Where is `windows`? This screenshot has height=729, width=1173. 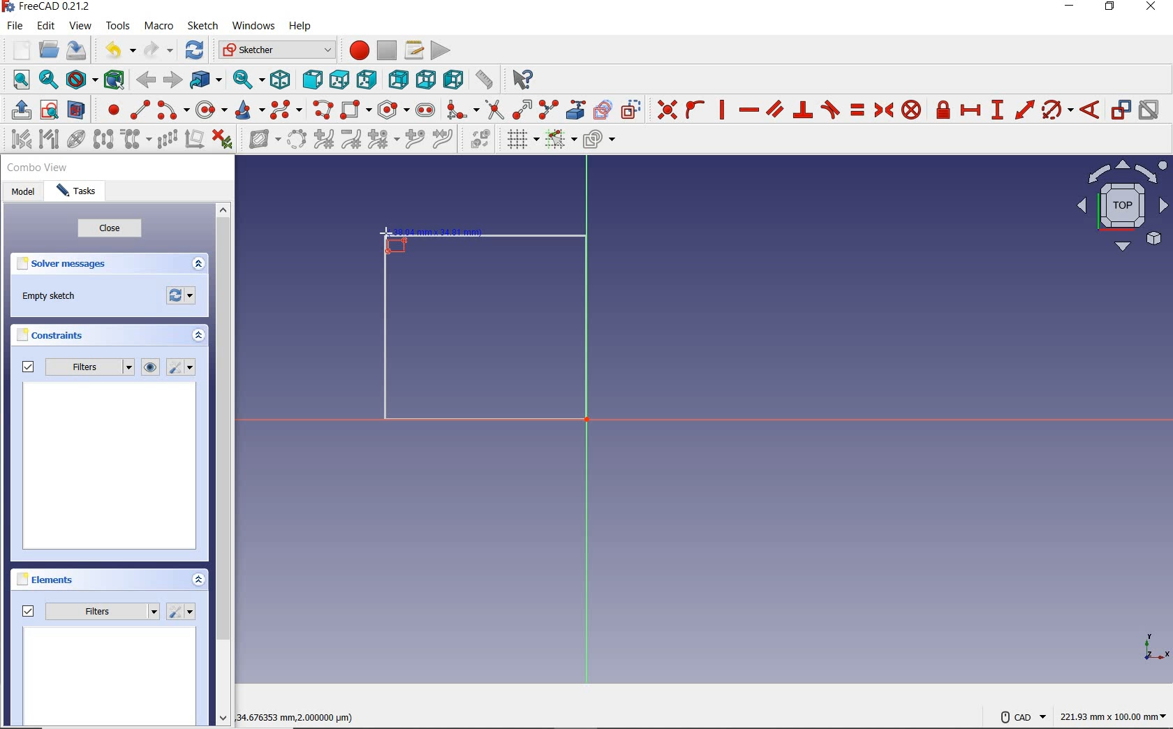
windows is located at coordinates (253, 26).